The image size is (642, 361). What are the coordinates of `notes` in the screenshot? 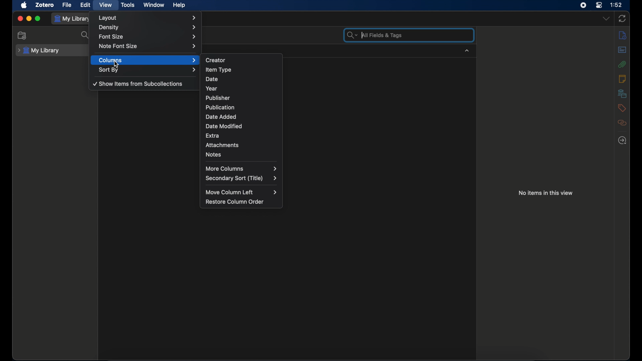 It's located at (622, 79).